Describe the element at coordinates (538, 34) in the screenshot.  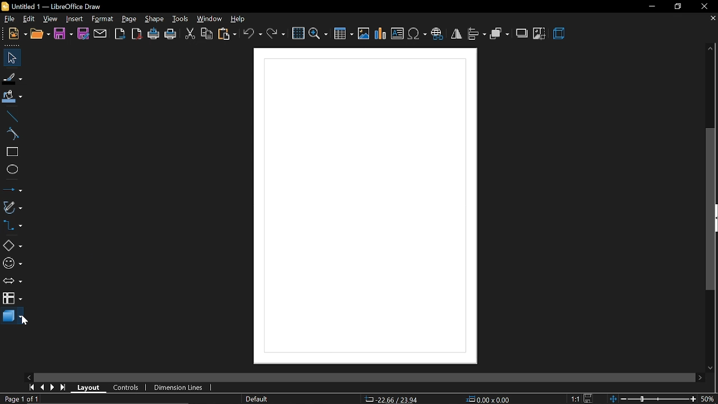
I see `crop` at that location.